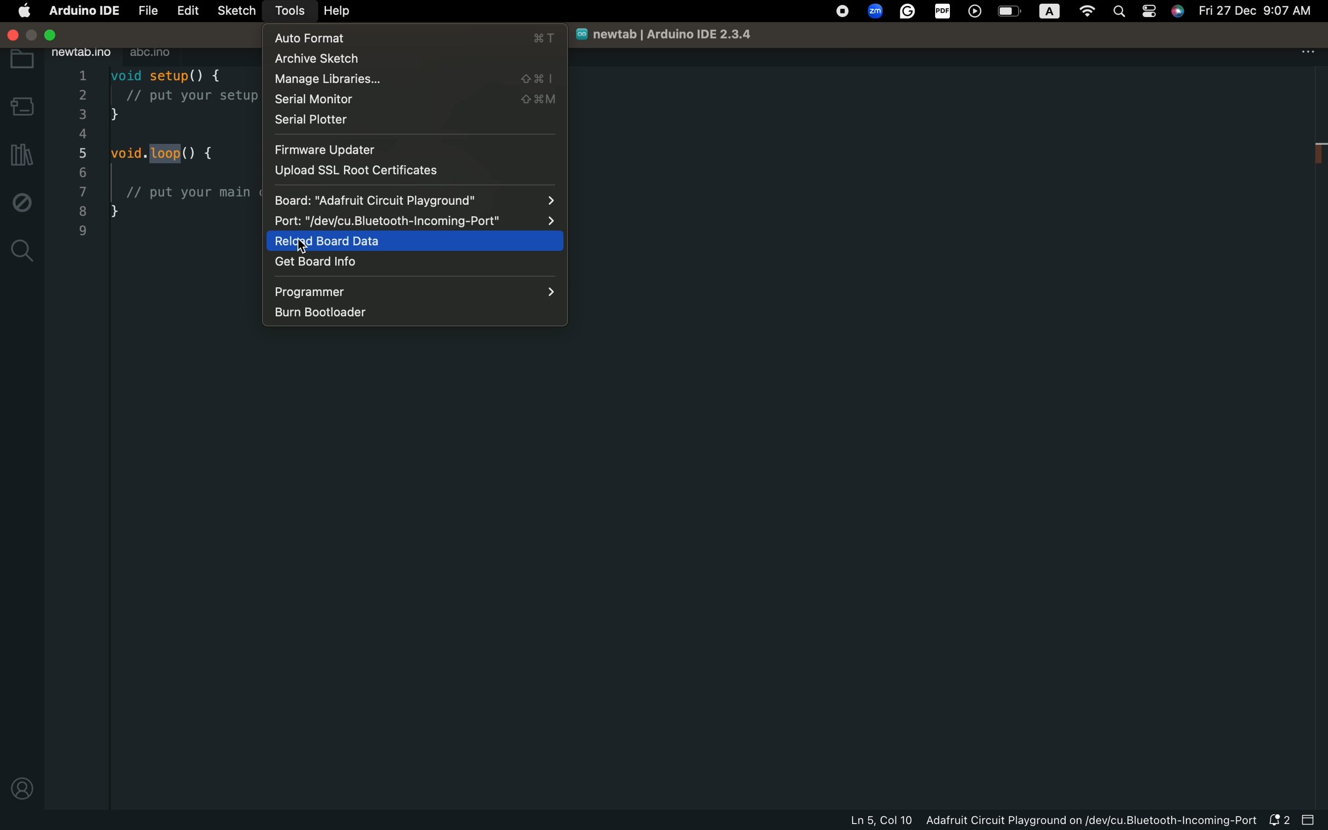  I want to click on help, so click(344, 10).